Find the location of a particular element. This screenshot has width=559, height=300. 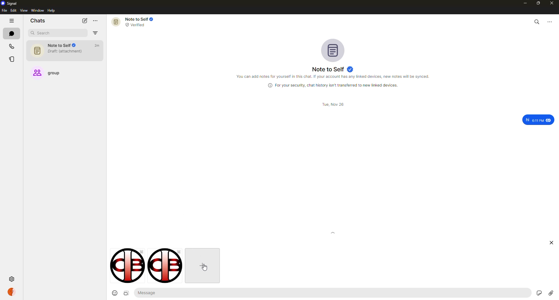

profile pic is located at coordinates (332, 50).